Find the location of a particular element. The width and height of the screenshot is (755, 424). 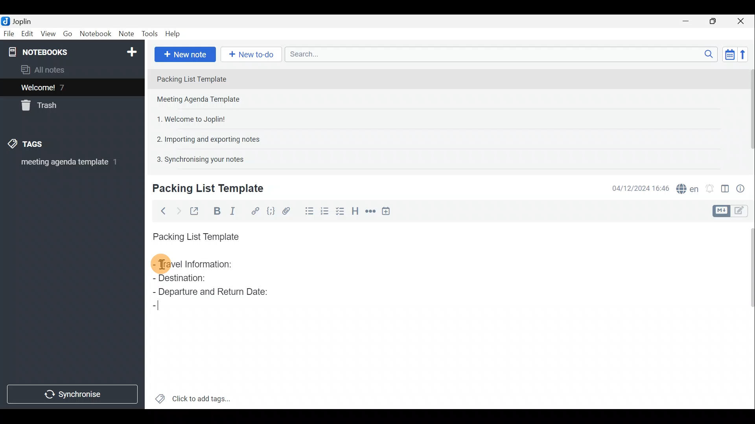

Date & time is located at coordinates (641, 188).